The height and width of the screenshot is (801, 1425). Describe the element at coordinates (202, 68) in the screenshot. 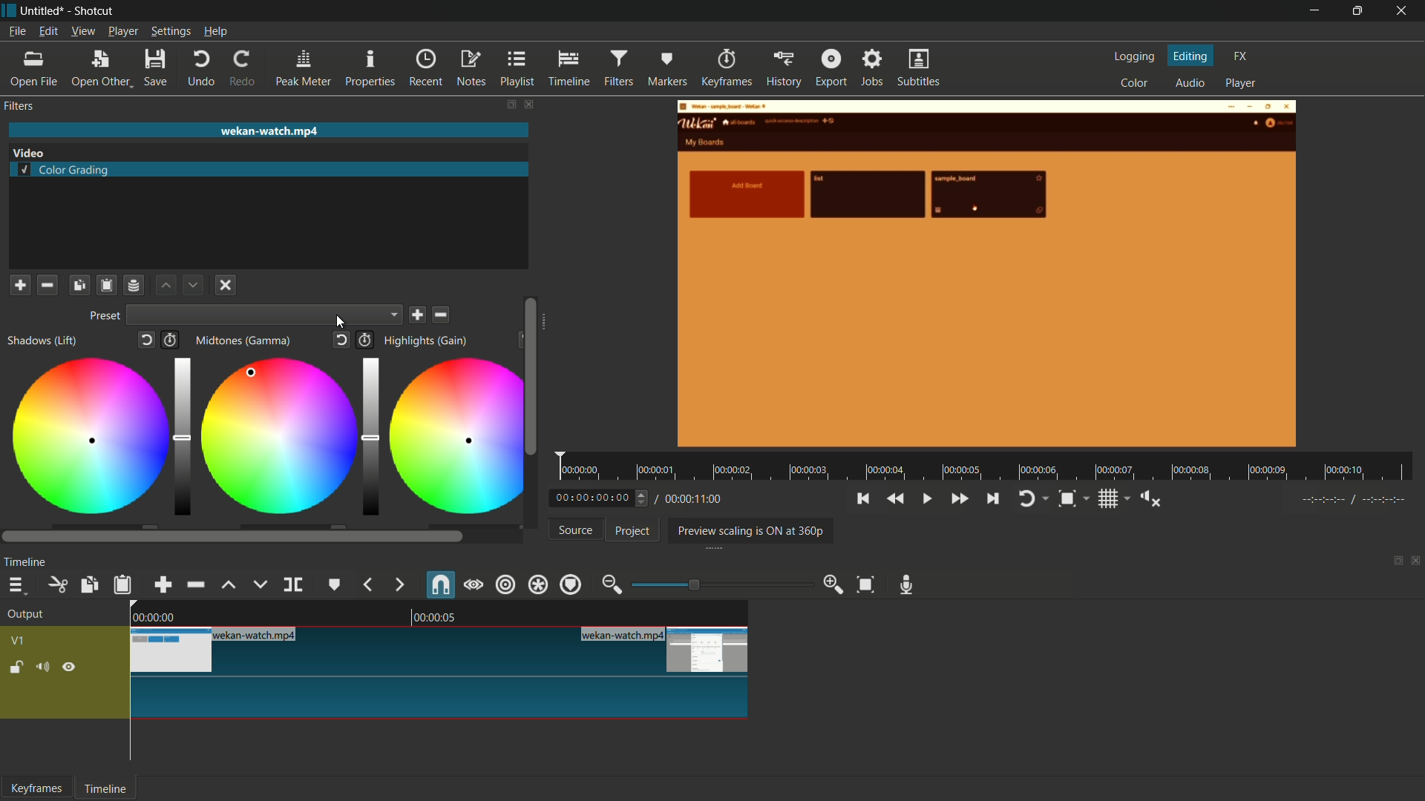

I see `undo` at that location.